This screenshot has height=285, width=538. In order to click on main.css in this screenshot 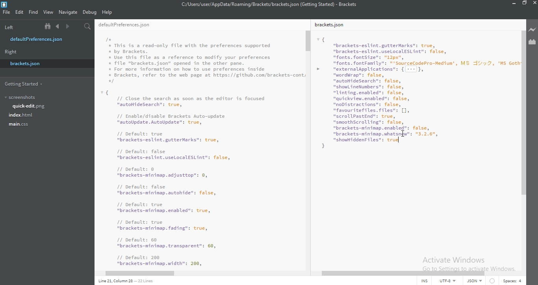, I will do `click(20, 126)`.